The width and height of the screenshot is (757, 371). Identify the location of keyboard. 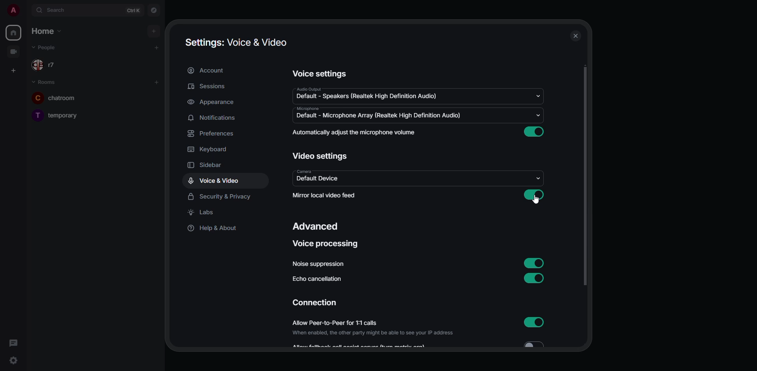
(208, 149).